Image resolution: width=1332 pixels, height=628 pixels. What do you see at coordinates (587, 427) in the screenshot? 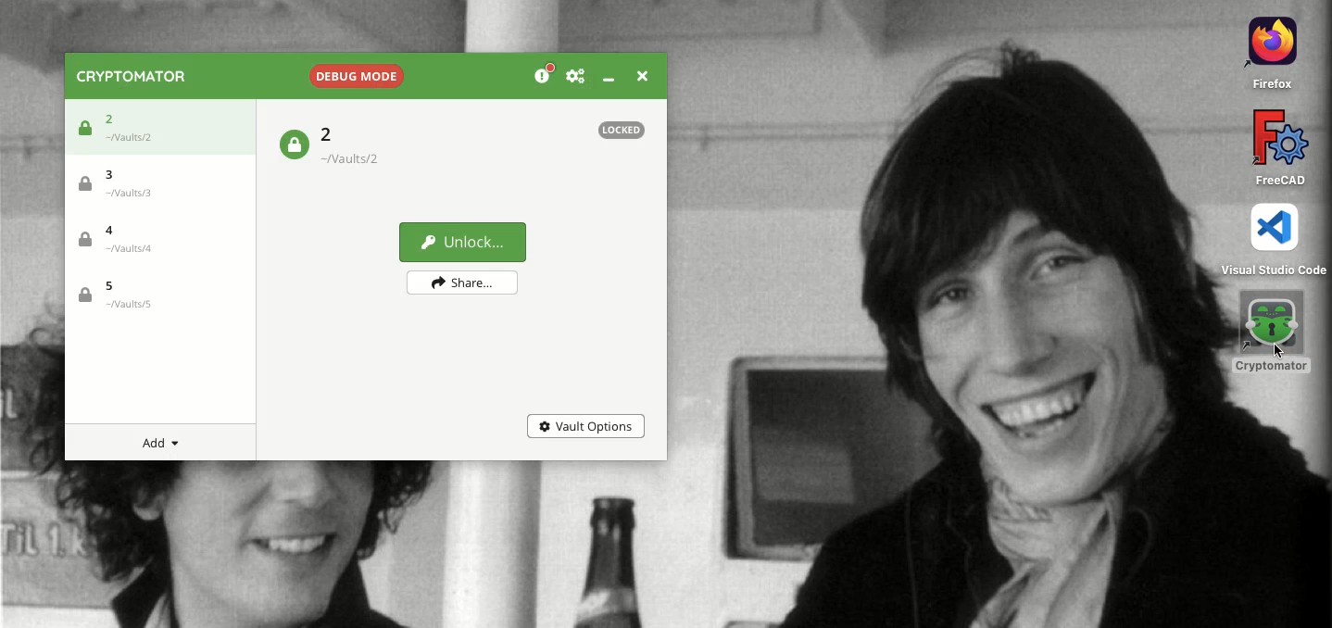
I see `Vault options` at bounding box center [587, 427].